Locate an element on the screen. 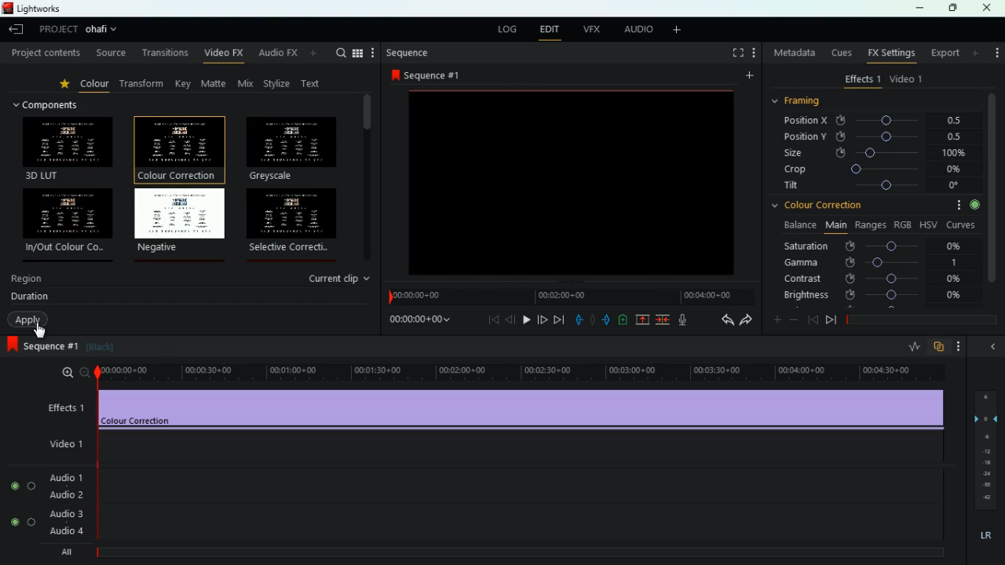  overlap is located at coordinates (937, 347).